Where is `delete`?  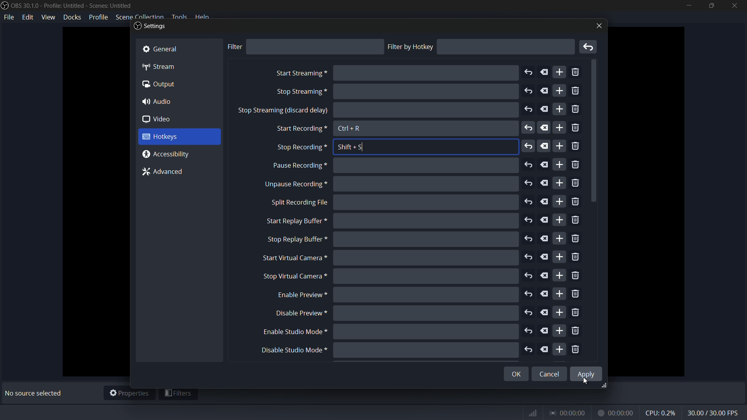 delete is located at coordinates (545, 164).